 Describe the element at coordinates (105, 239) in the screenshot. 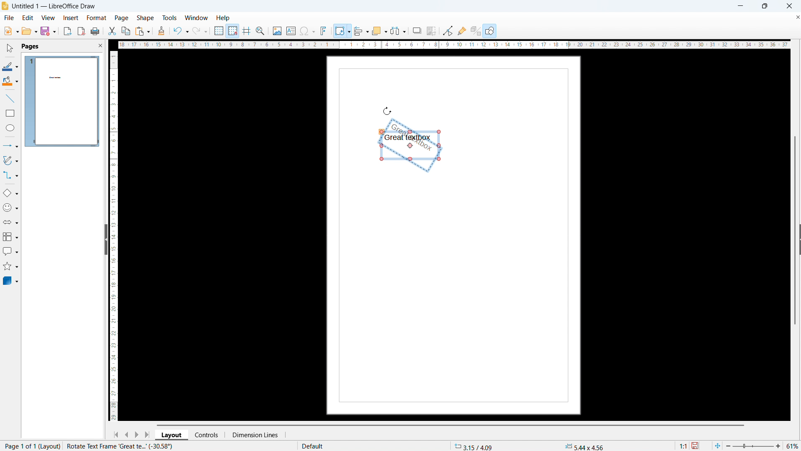

I see `hide pane` at that location.